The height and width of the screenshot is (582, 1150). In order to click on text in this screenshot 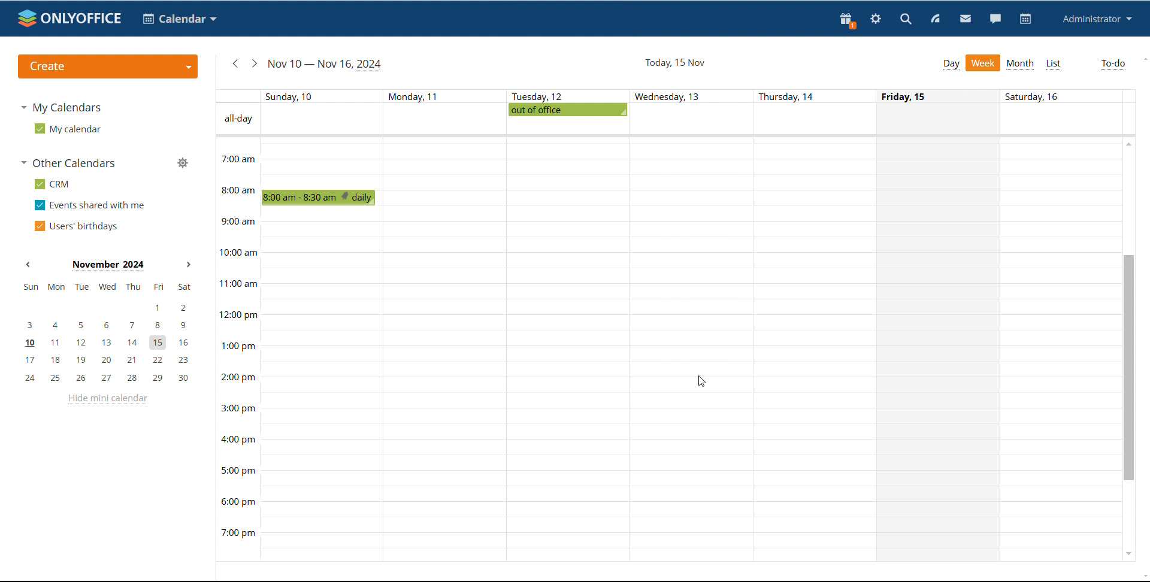, I will do `click(238, 119)`.